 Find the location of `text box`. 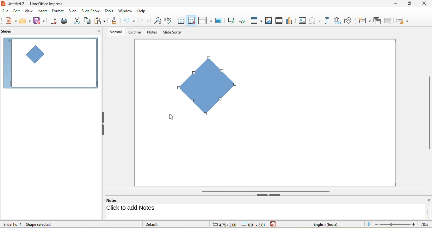

text box is located at coordinates (301, 21).